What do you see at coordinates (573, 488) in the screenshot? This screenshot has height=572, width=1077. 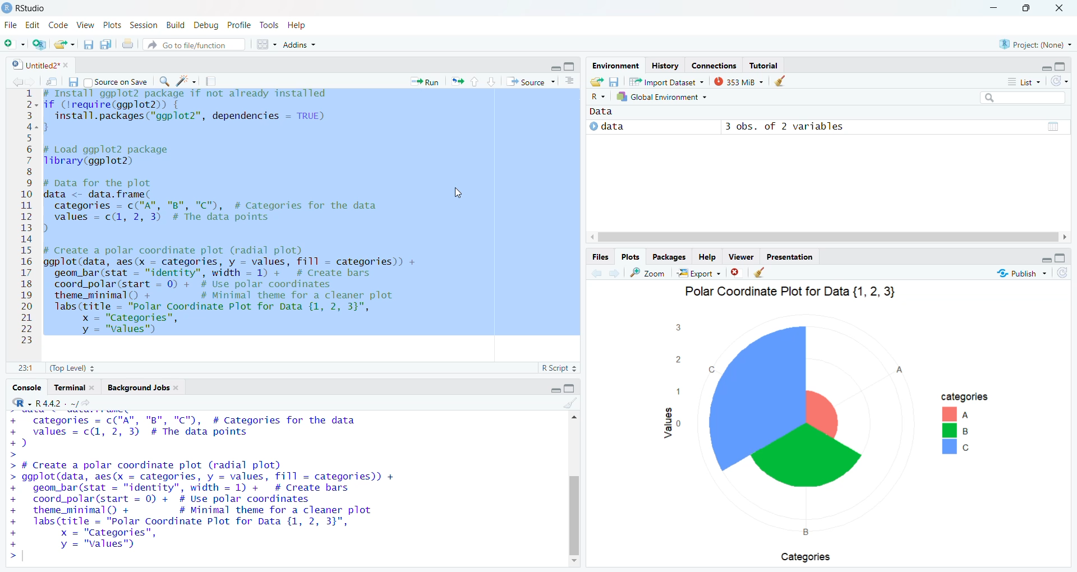 I see `vertical scroll bar` at bounding box center [573, 488].